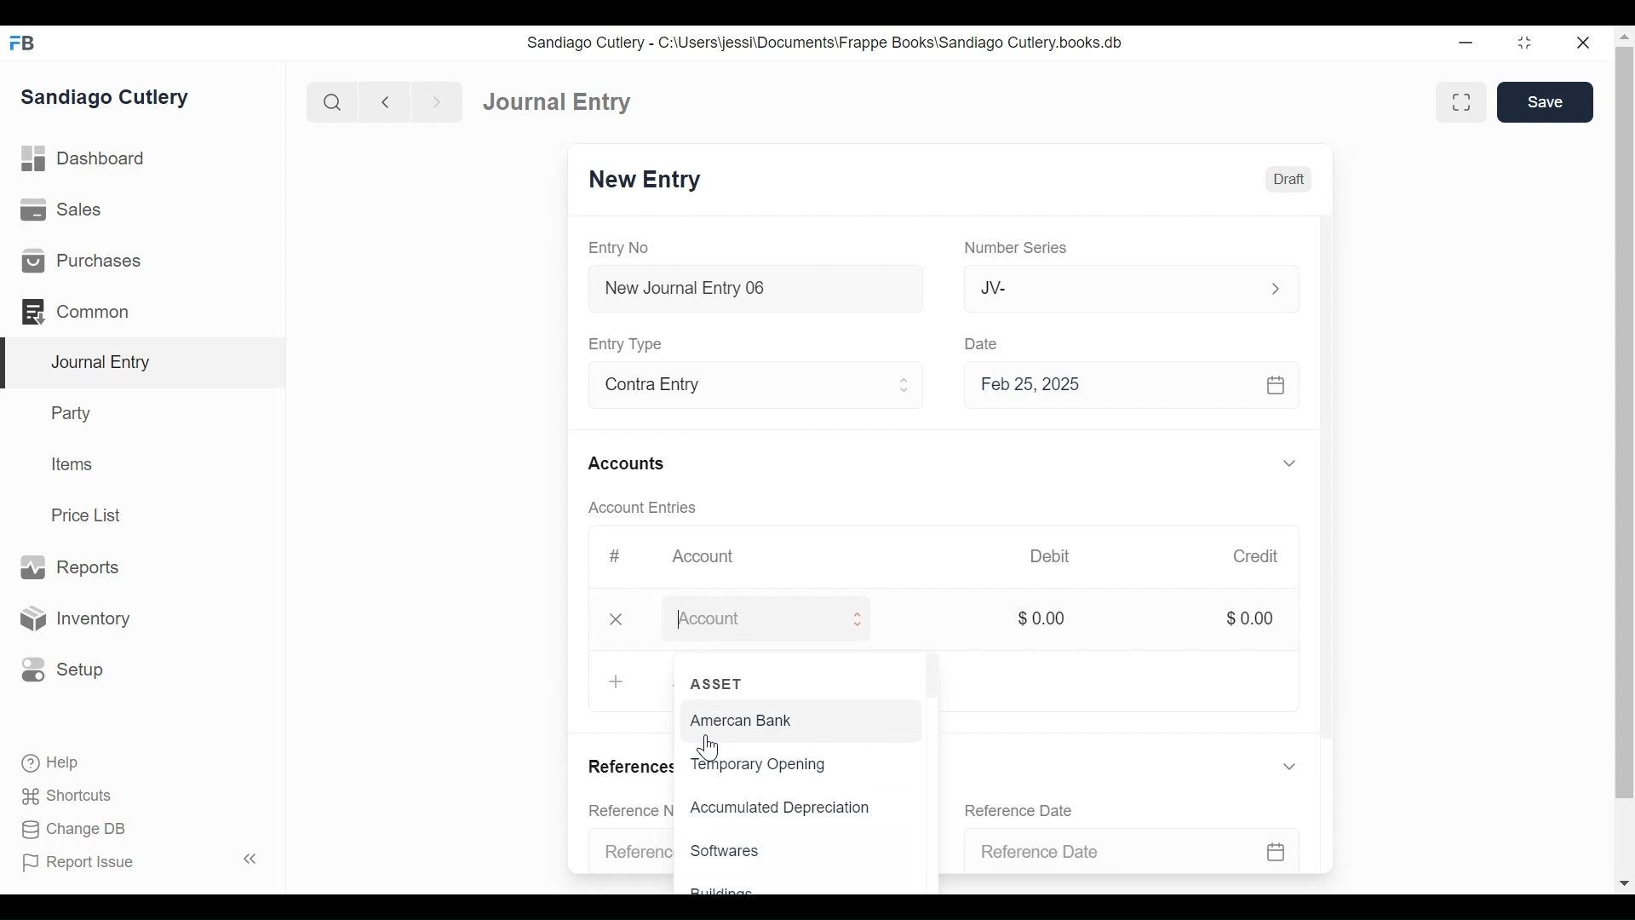  What do you see at coordinates (644, 508) in the screenshot?
I see `Account Entries` at bounding box center [644, 508].